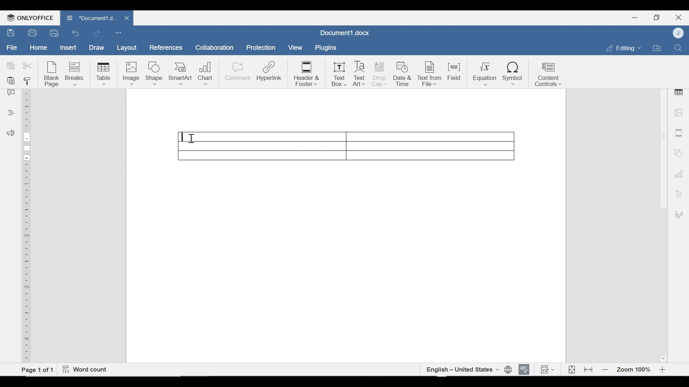  What do you see at coordinates (656, 47) in the screenshot?
I see `Open Filelocation` at bounding box center [656, 47].